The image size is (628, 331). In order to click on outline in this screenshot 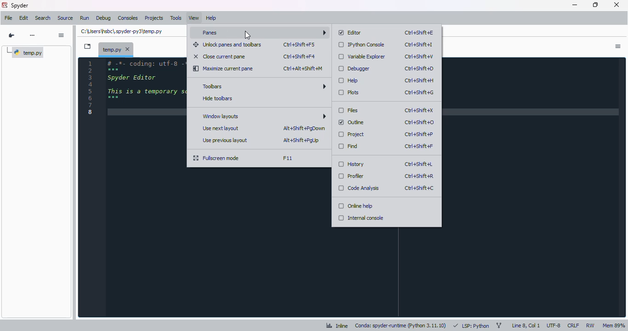, I will do `click(352, 122)`.